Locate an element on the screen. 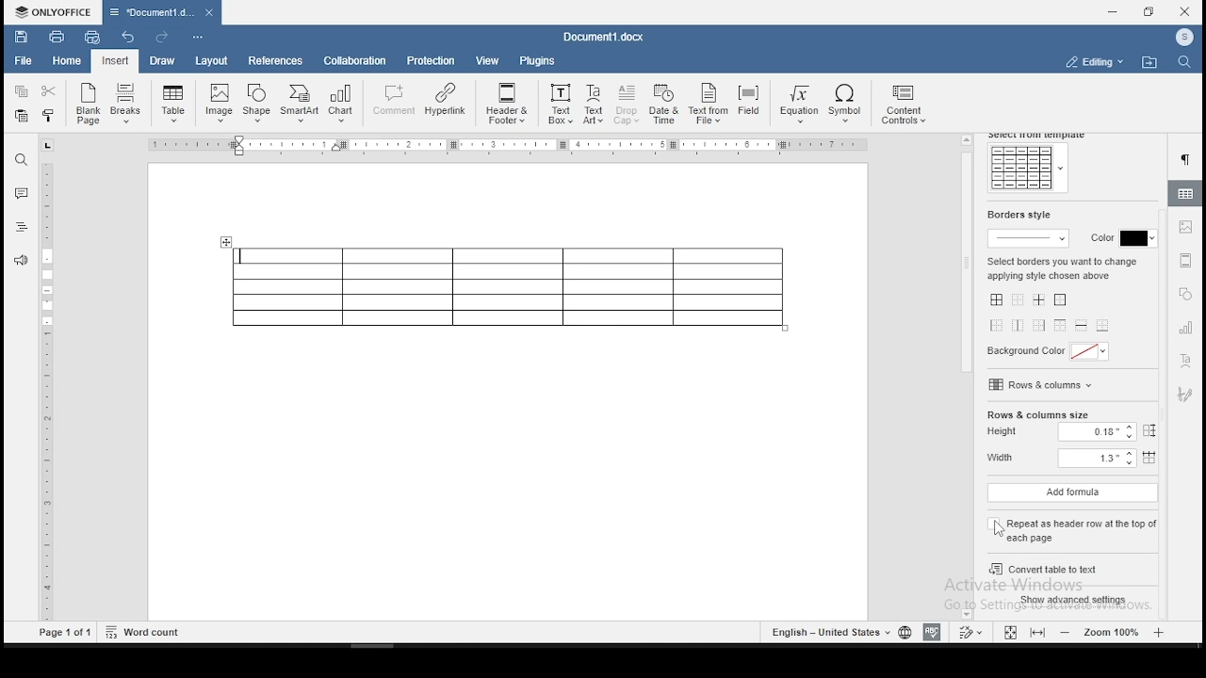 This screenshot has width=1206, height=678. restore is located at coordinates (1149, 12).